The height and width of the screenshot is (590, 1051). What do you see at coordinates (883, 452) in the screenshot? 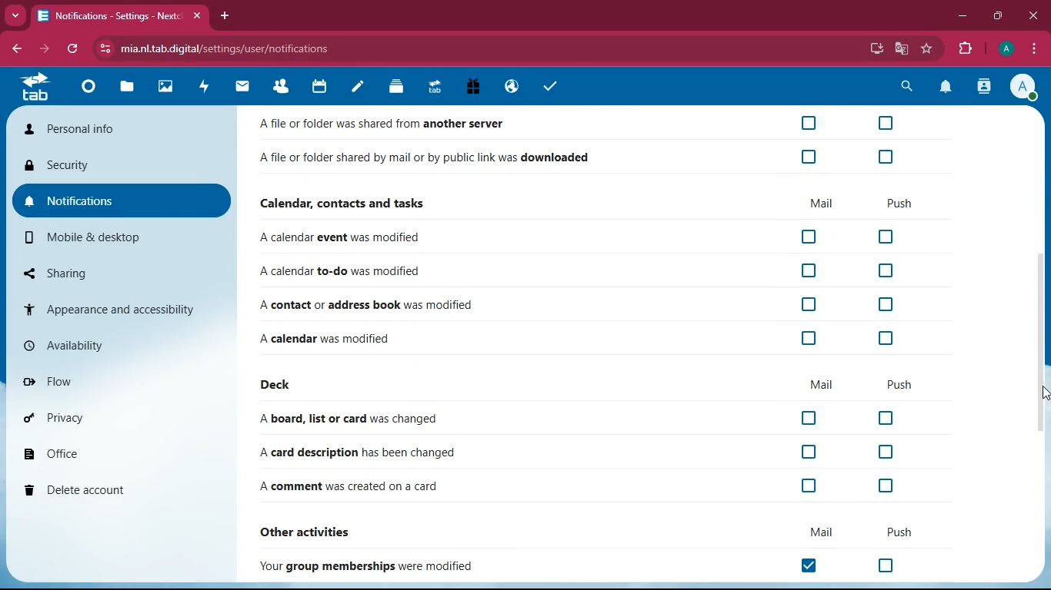
I see `off` at bounding box center [883, 452].